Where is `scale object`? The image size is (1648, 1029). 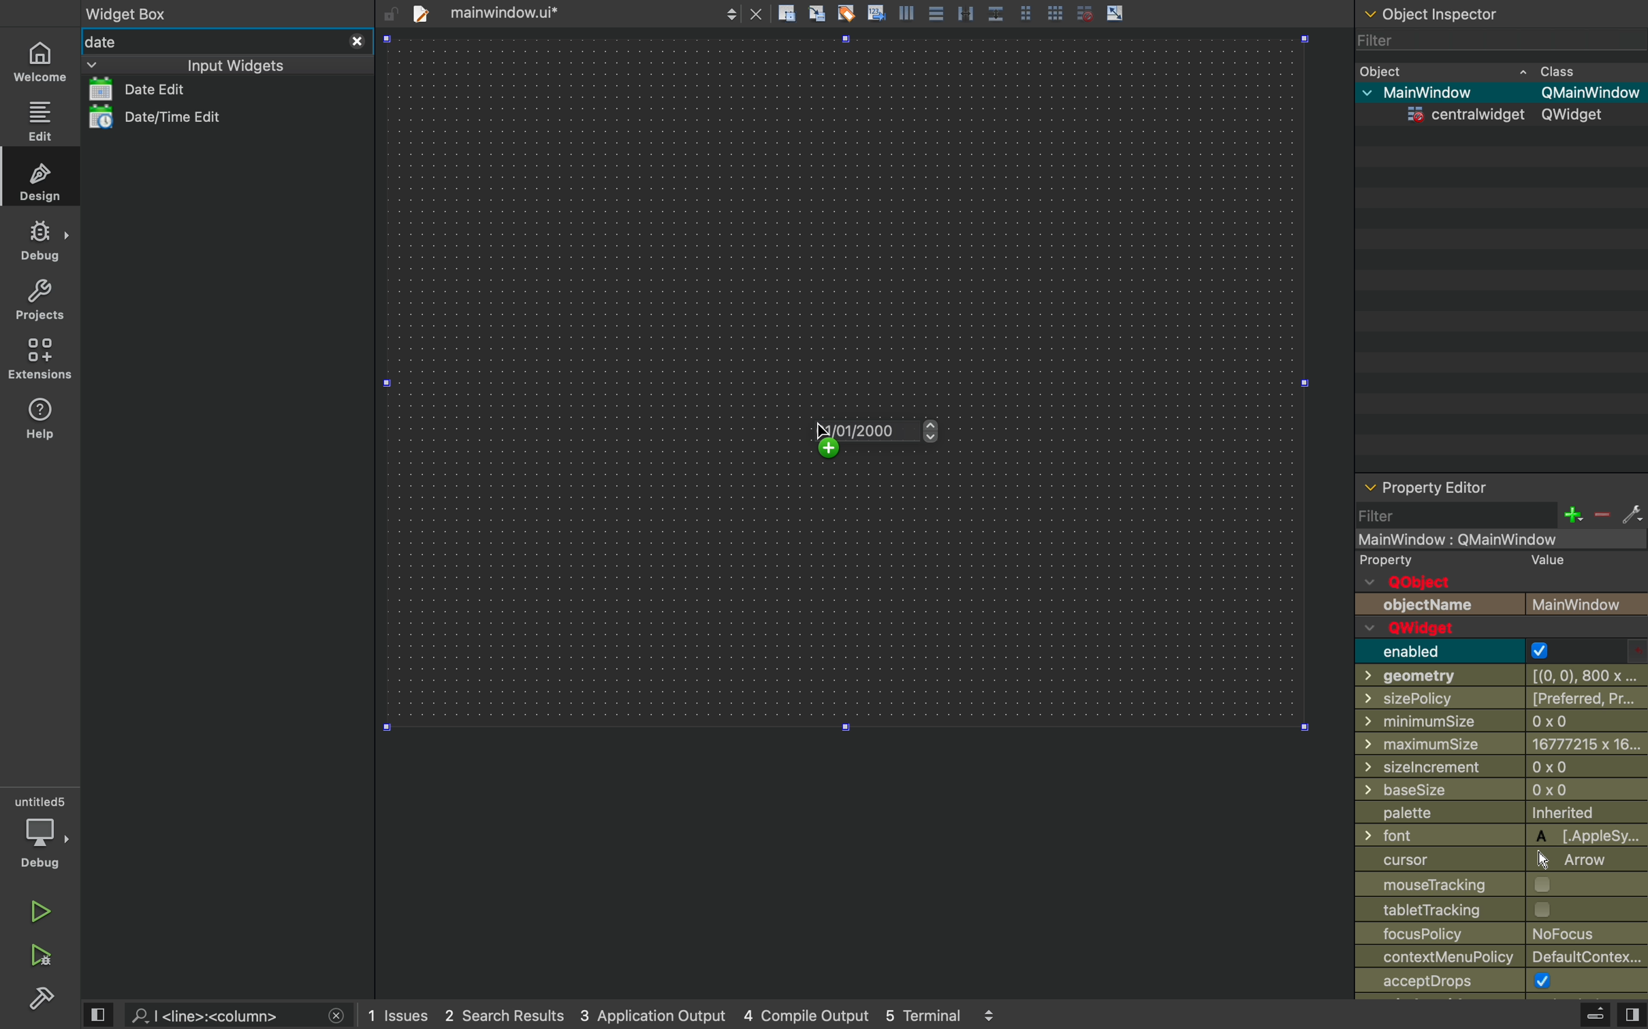
scale object is located at coordinates (1115, 12).